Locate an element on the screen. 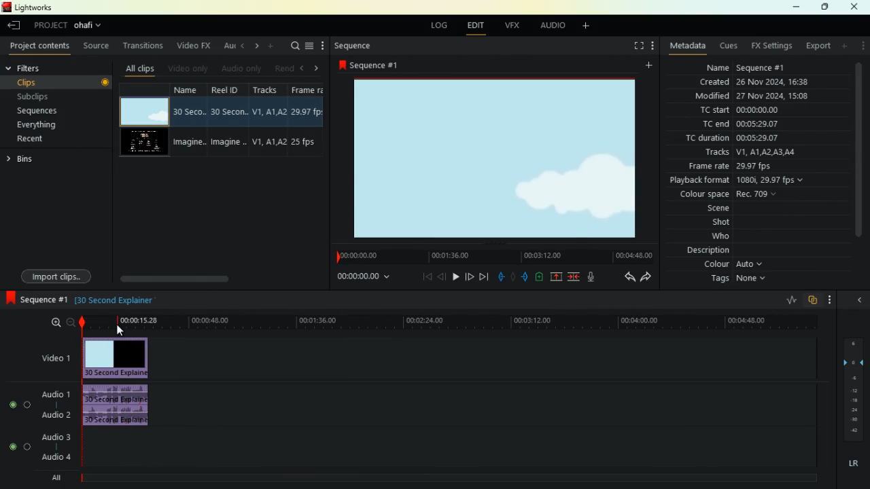 The height and width of the screenshot is (489, 870). video is located at coordinates (145, 110).